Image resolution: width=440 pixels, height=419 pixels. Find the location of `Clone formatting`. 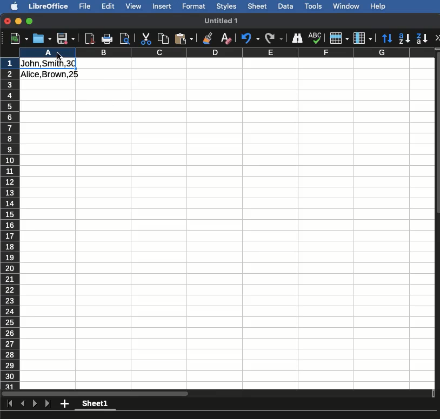

Clone formatting is located at coordinates (208, 39).